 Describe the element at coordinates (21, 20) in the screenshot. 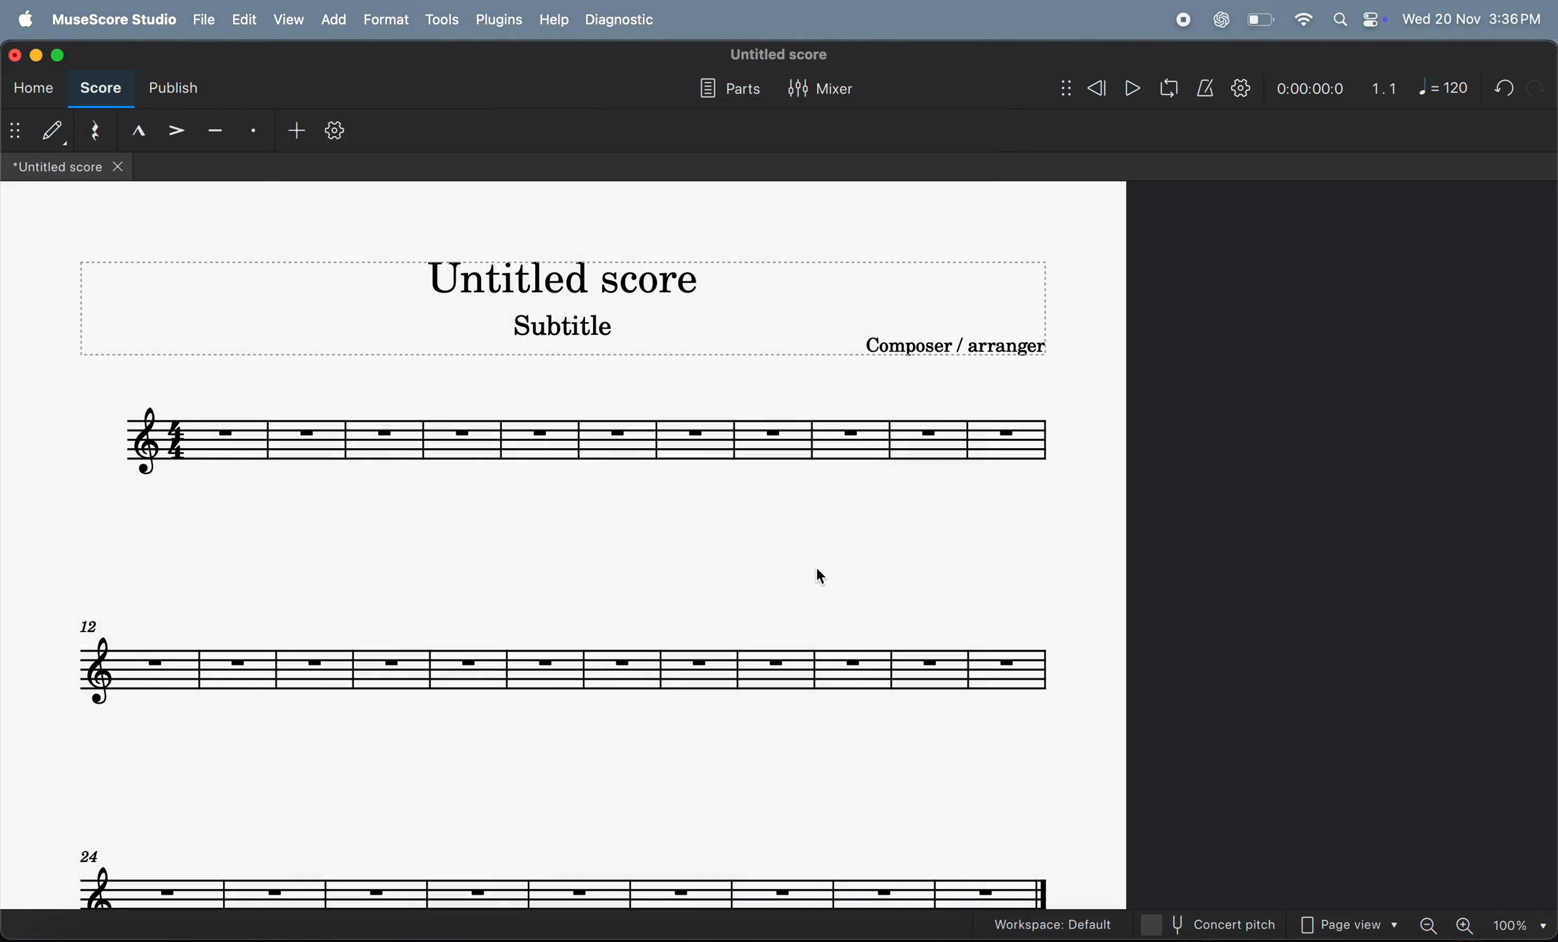

I see `apple menu` at that location.